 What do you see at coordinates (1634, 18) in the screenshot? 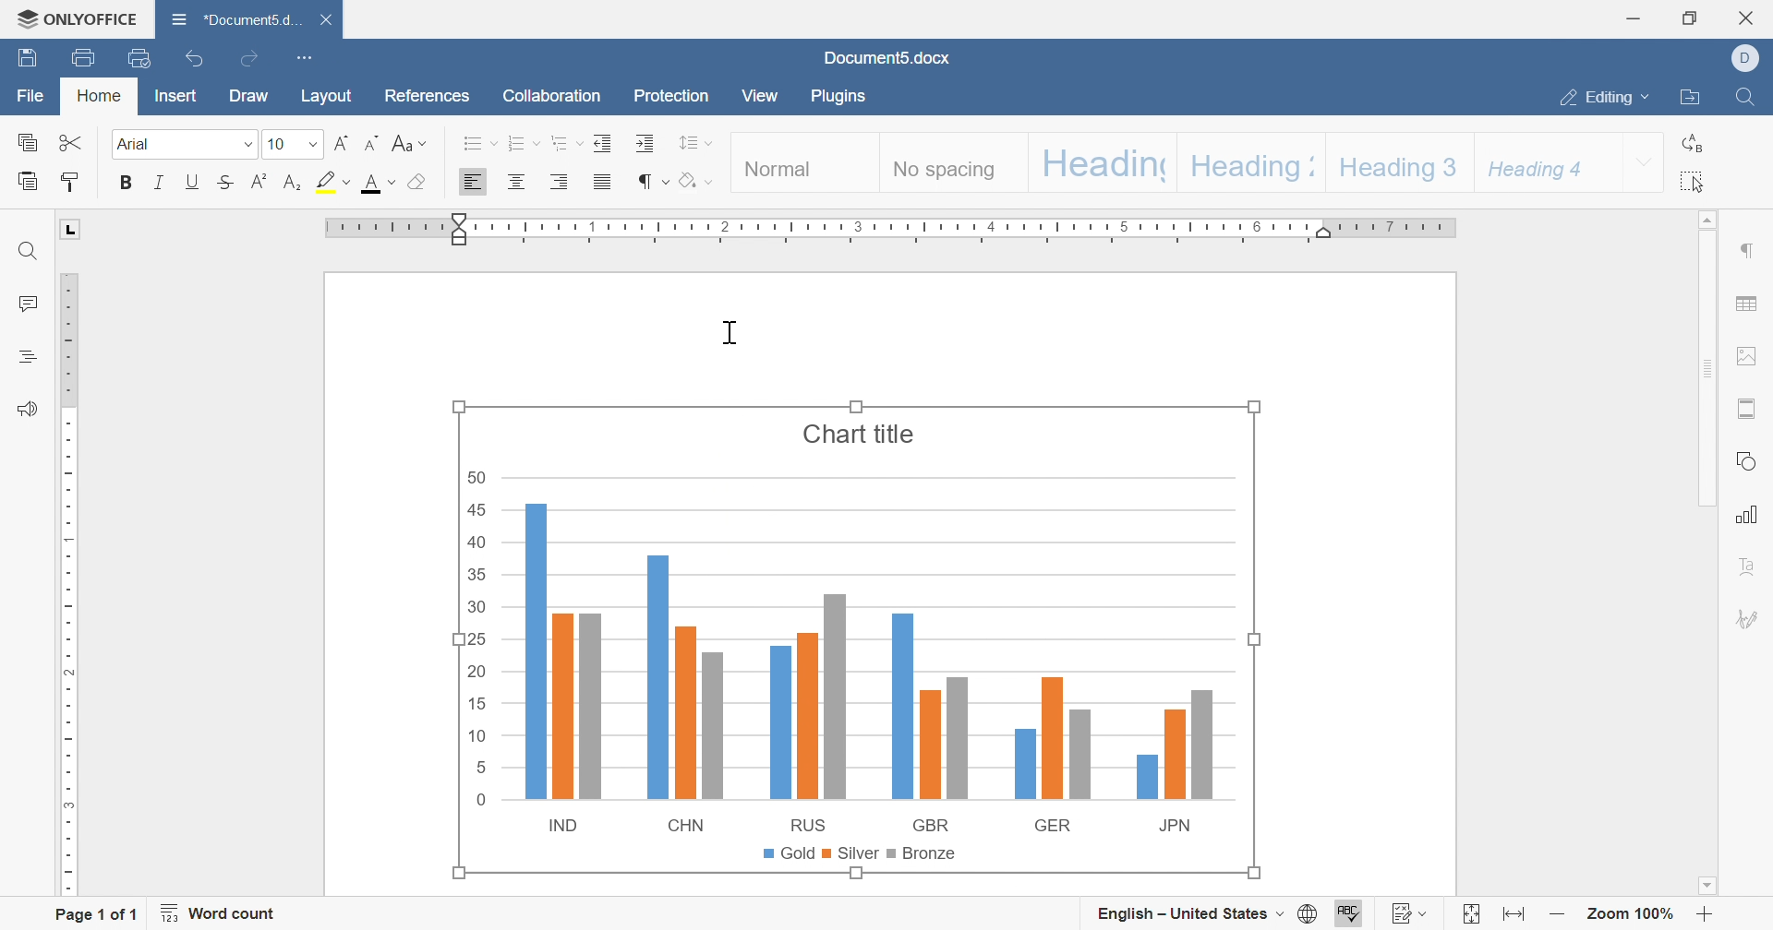
I see `minimize` at bounding box center [1634, 18].